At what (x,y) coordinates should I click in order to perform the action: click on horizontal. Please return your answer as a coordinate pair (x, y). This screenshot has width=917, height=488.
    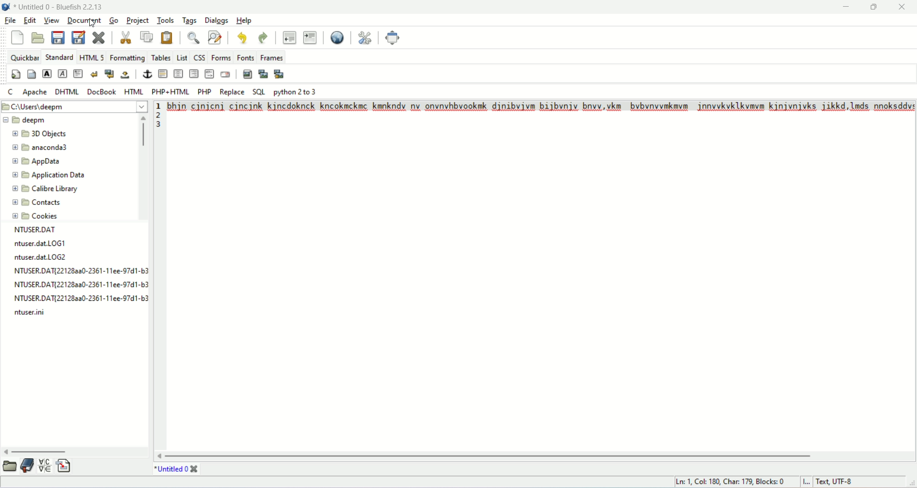
    Looking at the image, I should click on (164, 74).